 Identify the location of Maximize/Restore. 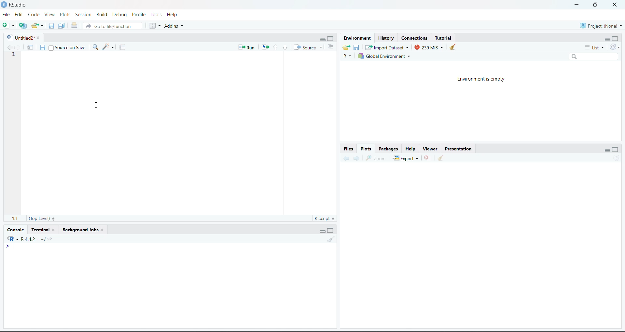
(595, 5).